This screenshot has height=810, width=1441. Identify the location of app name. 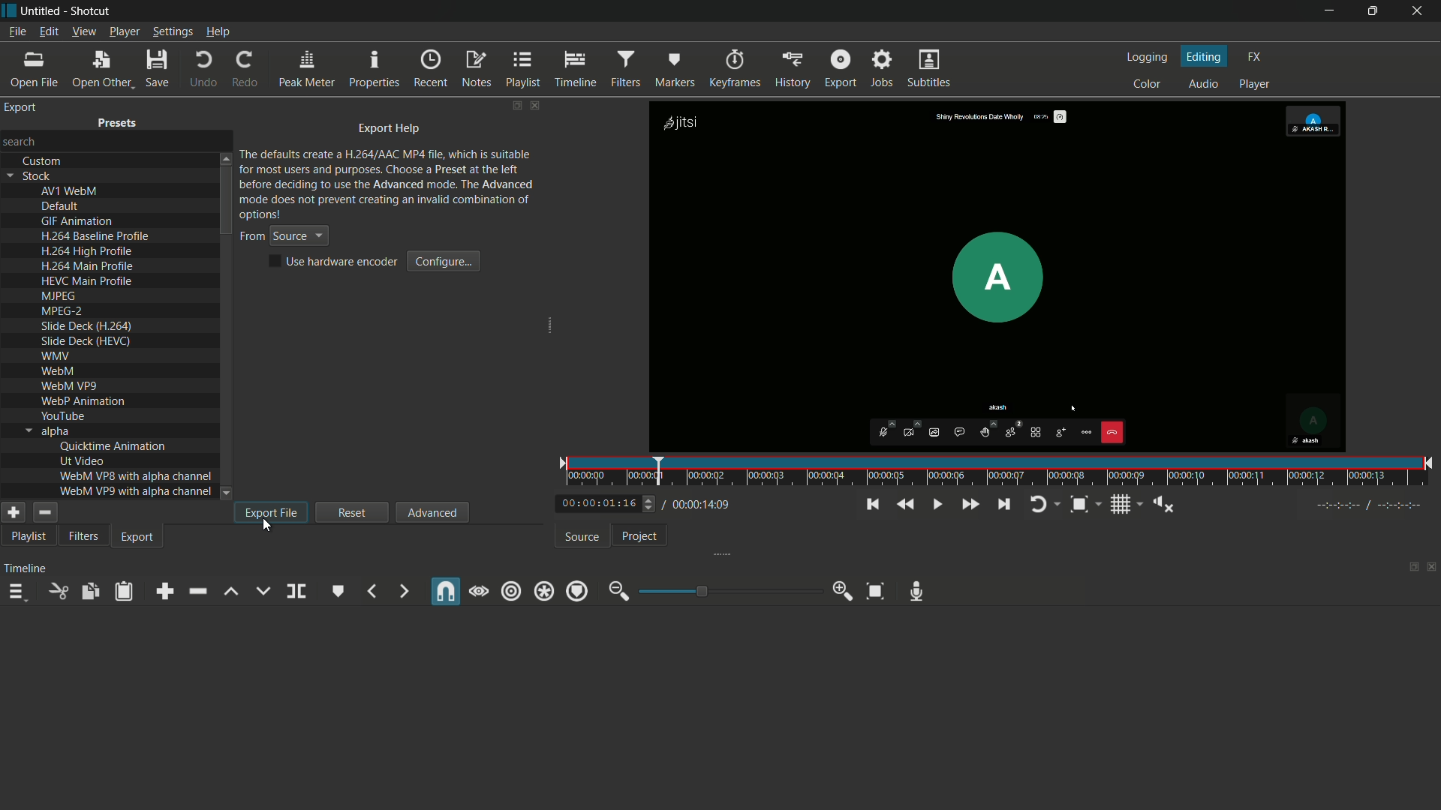
(93, 11).